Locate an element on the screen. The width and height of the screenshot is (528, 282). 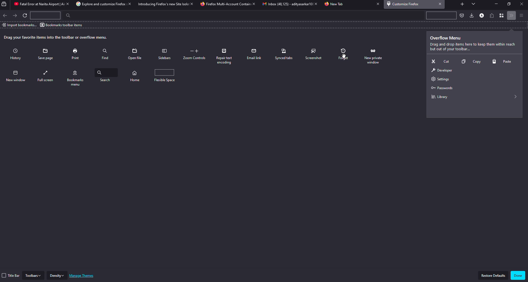
restore defaults is located at coordinates (494, 275).